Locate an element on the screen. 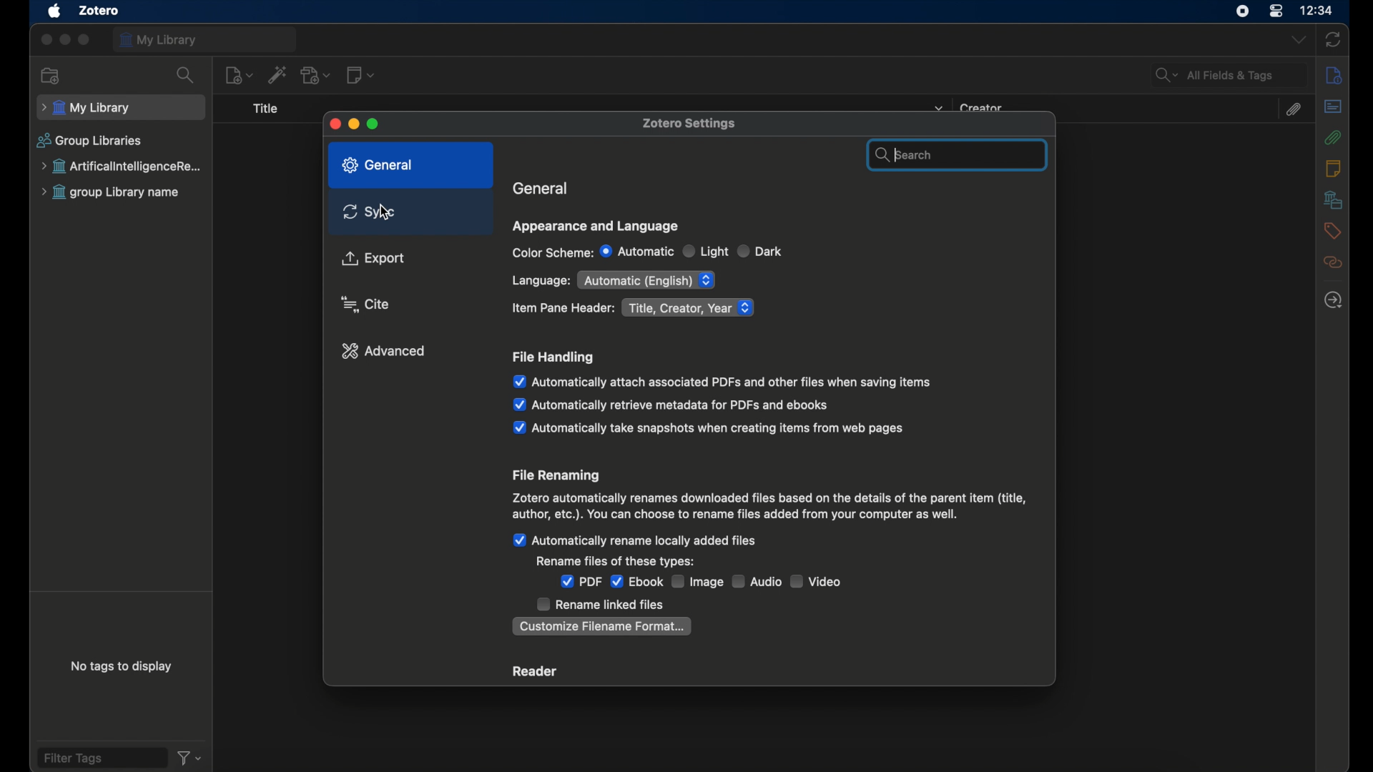 The height and width of the screenshot is (772, 1373). locate is located at coordinates (1334, 300).